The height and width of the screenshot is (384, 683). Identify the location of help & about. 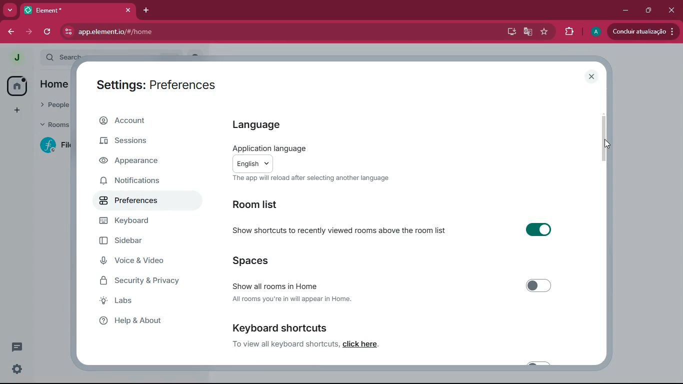
(142, 321).